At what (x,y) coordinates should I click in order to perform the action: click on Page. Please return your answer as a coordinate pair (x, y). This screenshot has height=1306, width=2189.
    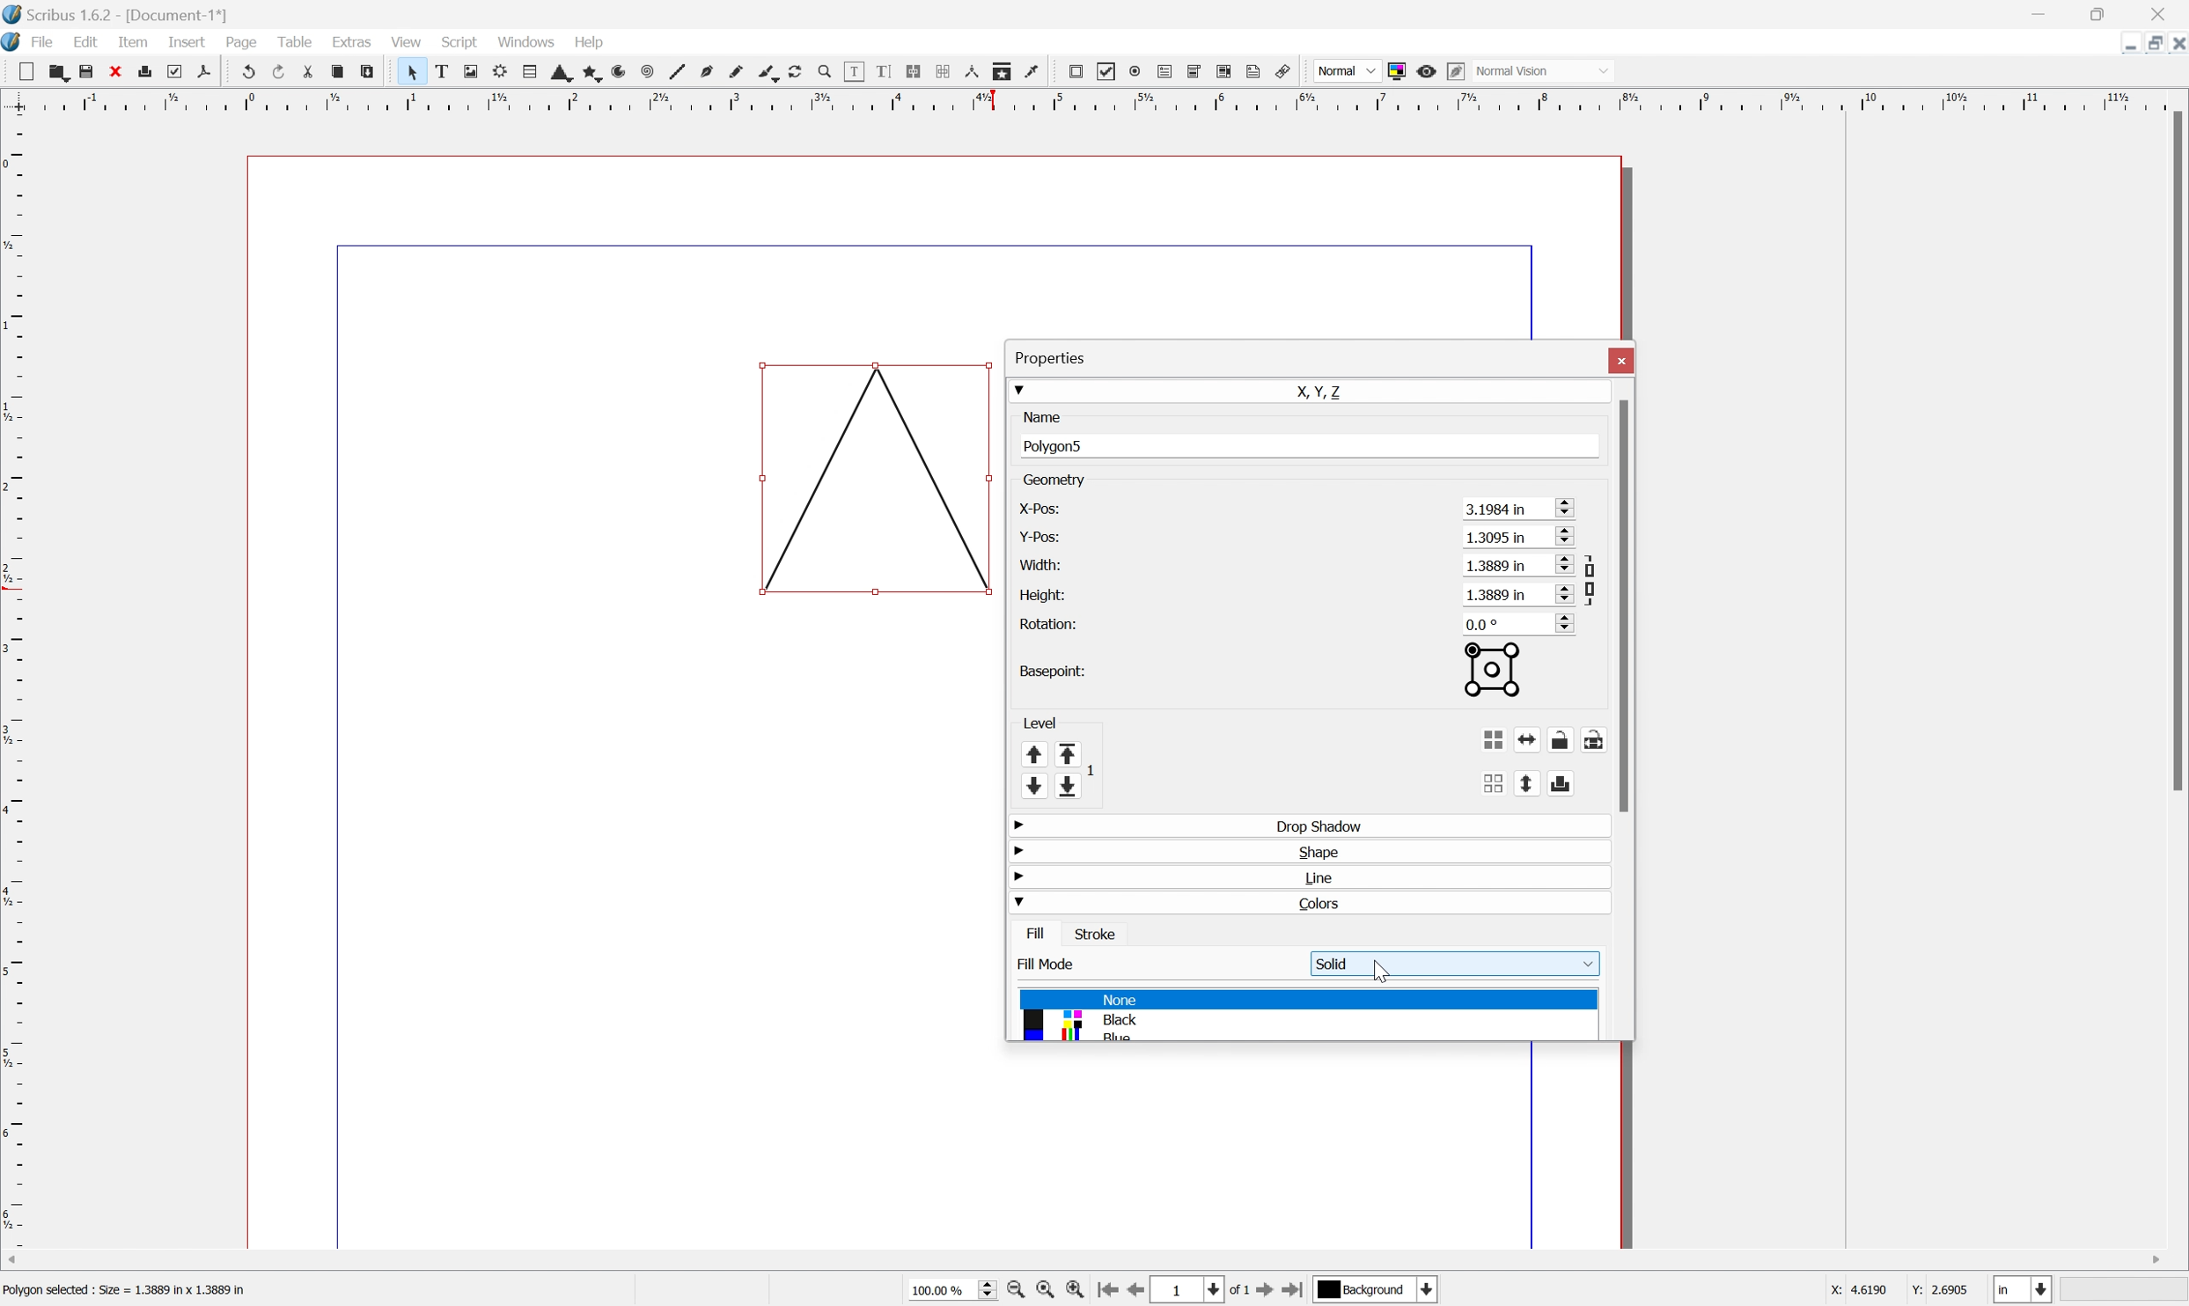
    Looking at the image, I should click on (241, 42).